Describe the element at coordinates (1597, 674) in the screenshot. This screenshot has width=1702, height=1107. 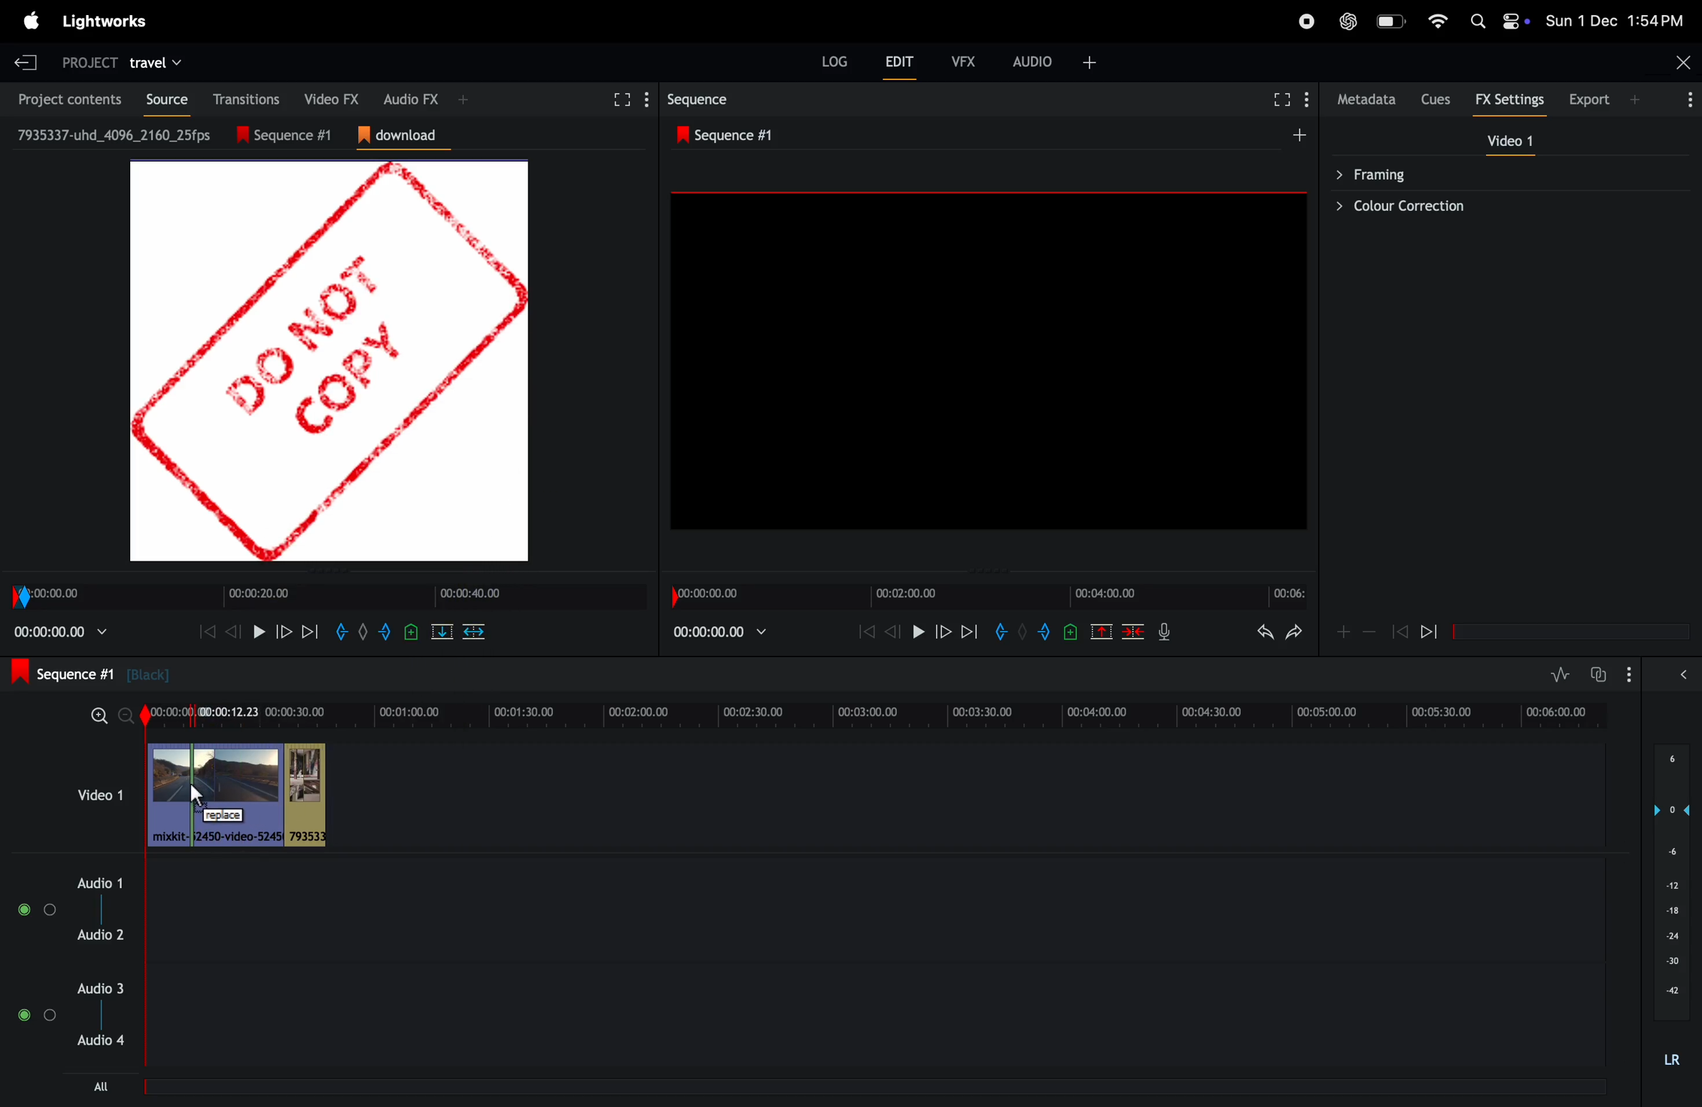
I see `toggle auto track sync` at that location.